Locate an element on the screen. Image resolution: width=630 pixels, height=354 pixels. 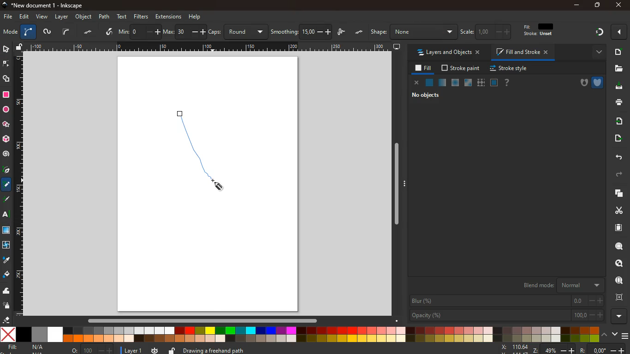
fill: N/A is located at coordinates (26, 347).